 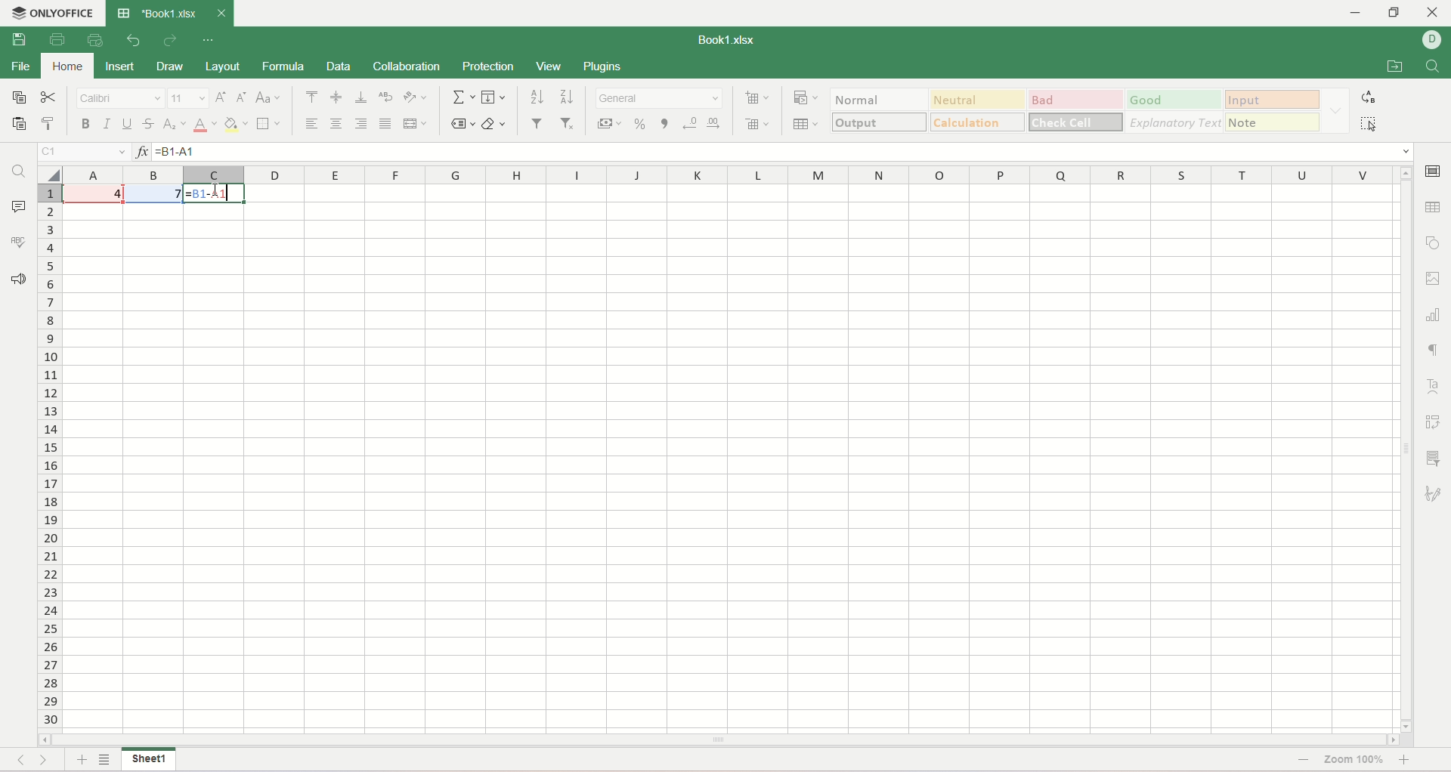 I want to click on paste, so click(x=52, y=124).